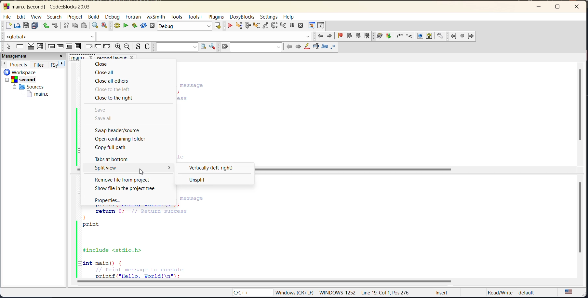 This screenshot has height=298, width=588. What do you see at coordinates (102, 110) in the screenshot?
I see `save` at bounding box center [102, 110].